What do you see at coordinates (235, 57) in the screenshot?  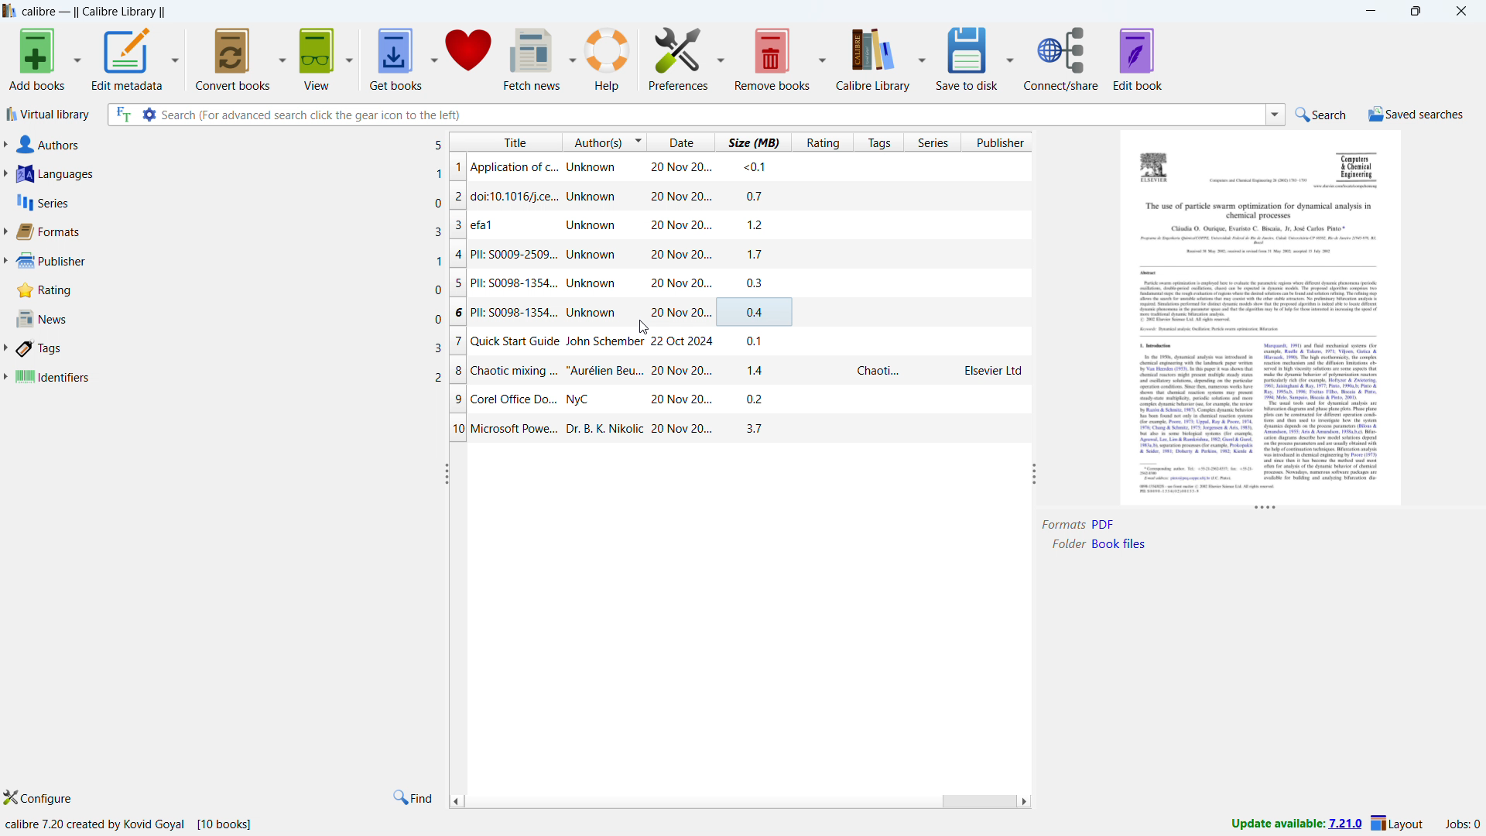 I see `convert books` at bounding box center [235, 57].